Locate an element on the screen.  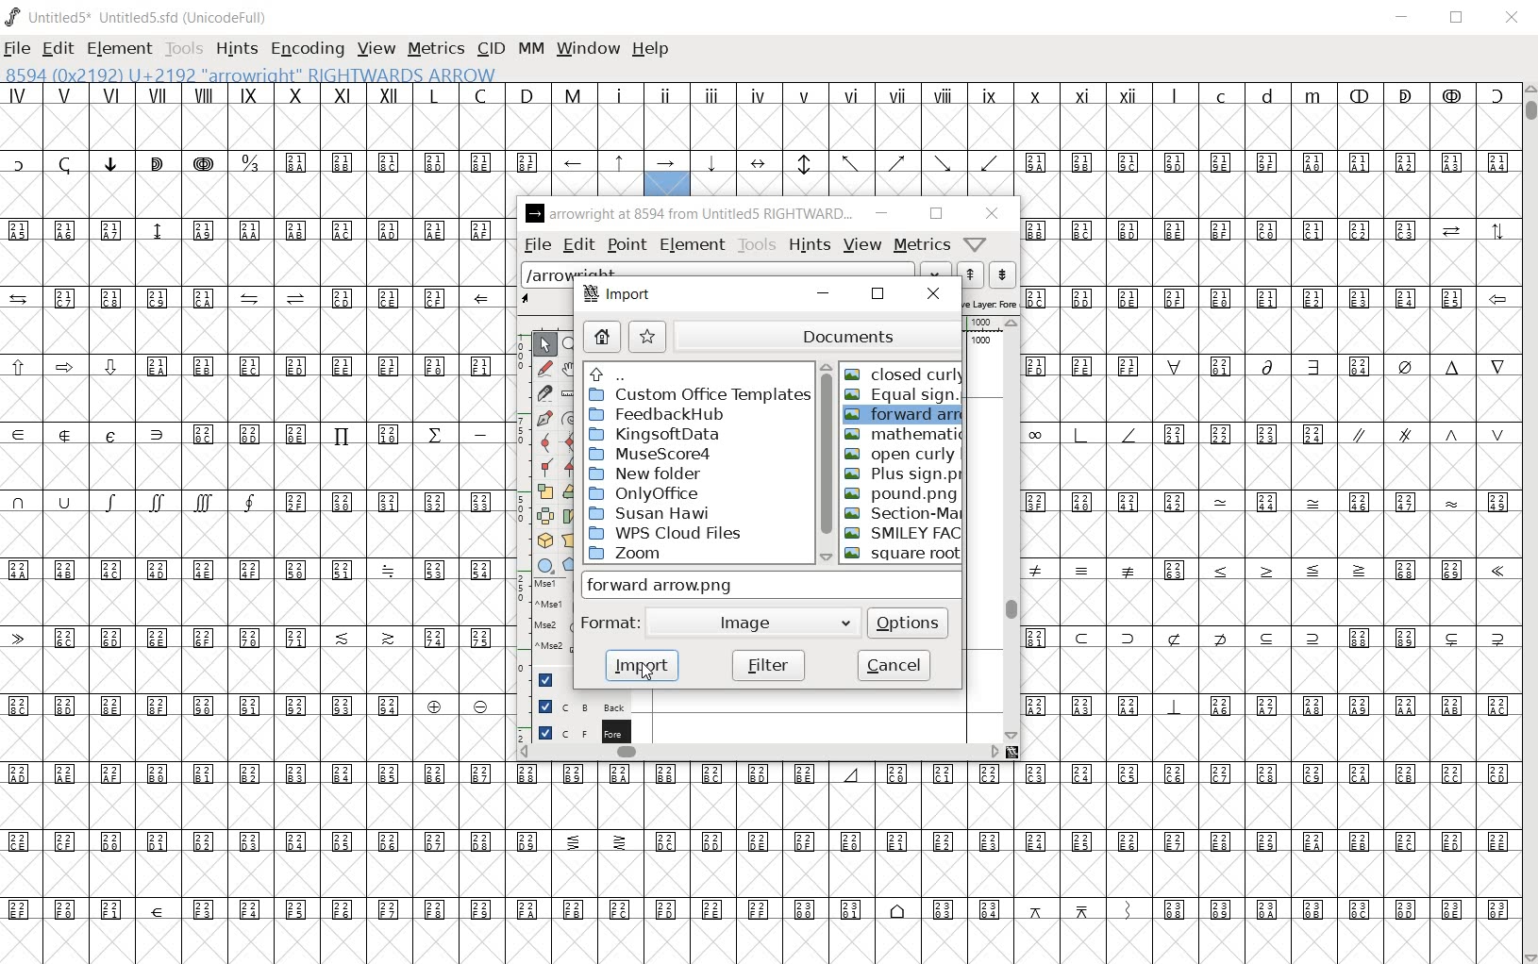
WINDOW is located at coordinates (590, 50).